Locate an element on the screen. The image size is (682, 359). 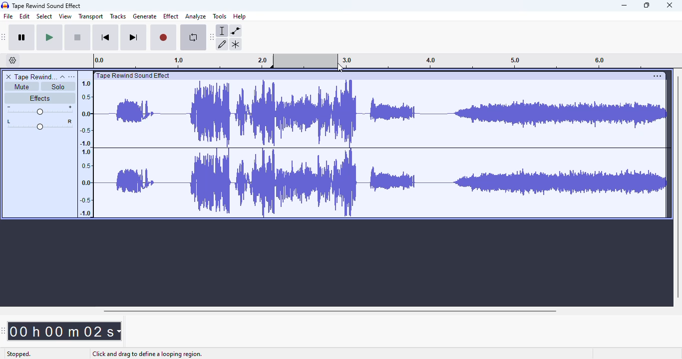
pan is located at coordinates (39, 125).